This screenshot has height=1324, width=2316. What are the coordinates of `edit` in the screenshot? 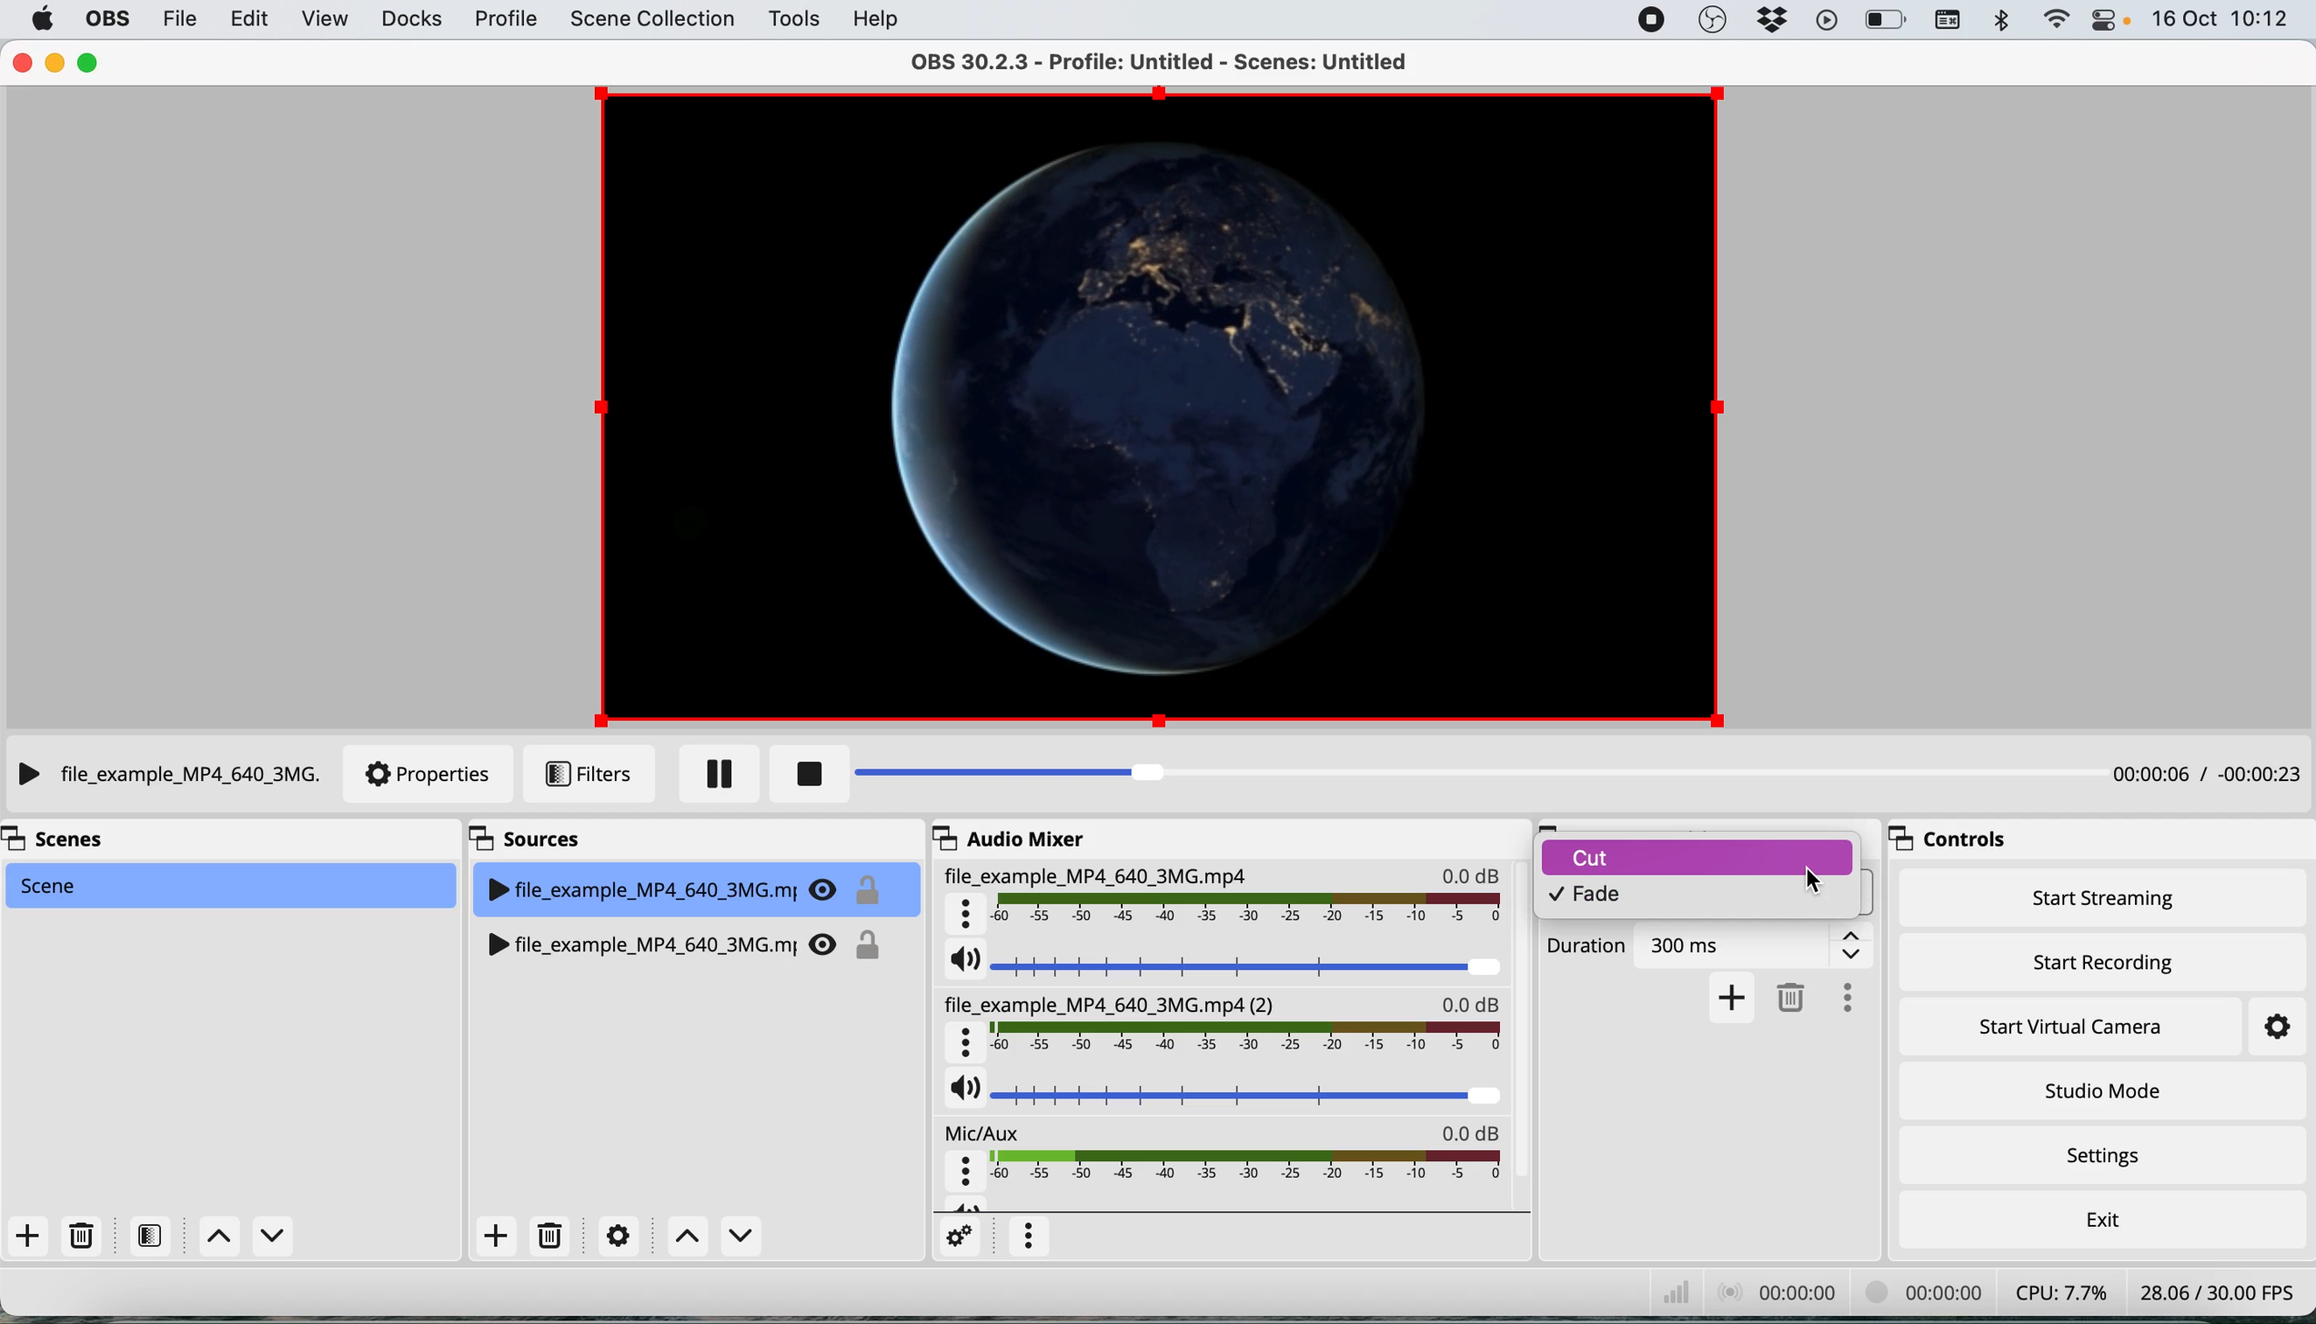 It's located at (252, 18).